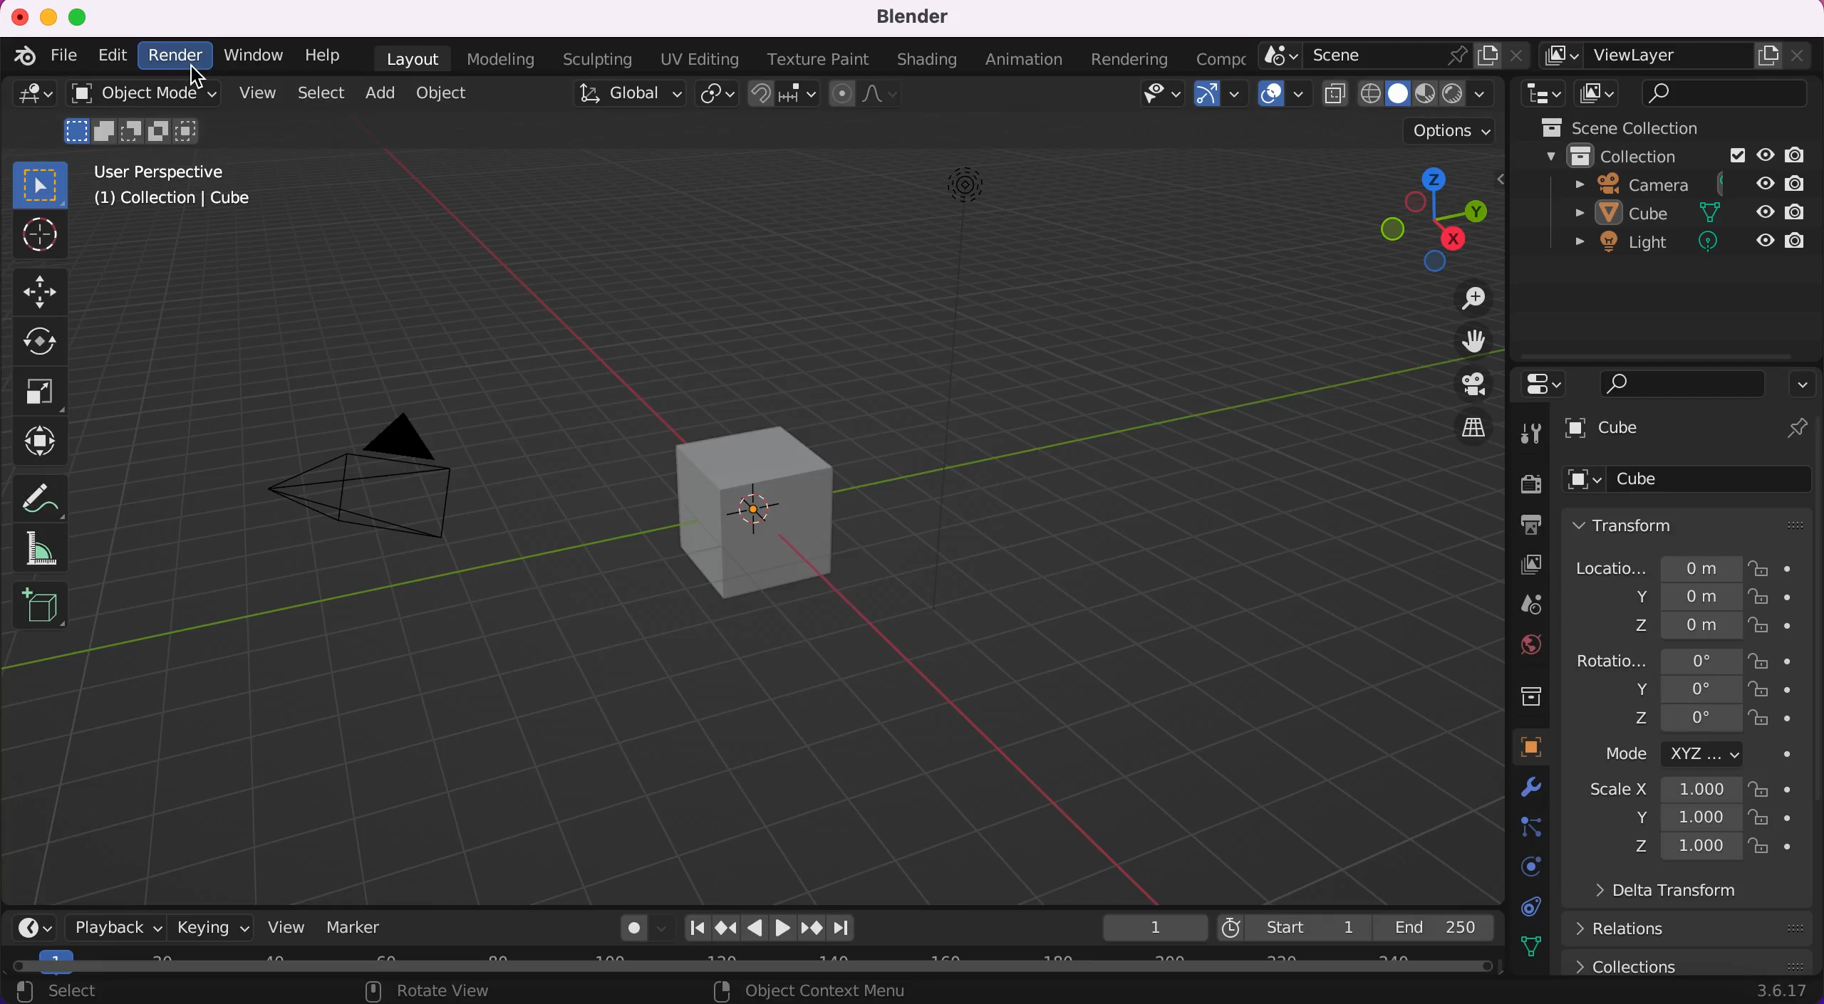 Image resolution: width=1824 pixels, height=1004 pixels. I want to click on search, so click(1684, 386).